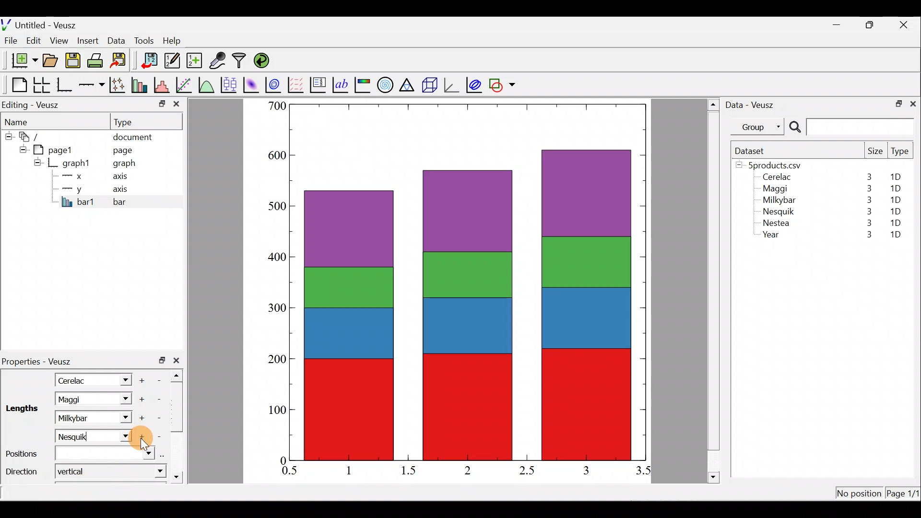 The width and height of the screenshot is (921, 518). I want to click on y, so click(72, 188).